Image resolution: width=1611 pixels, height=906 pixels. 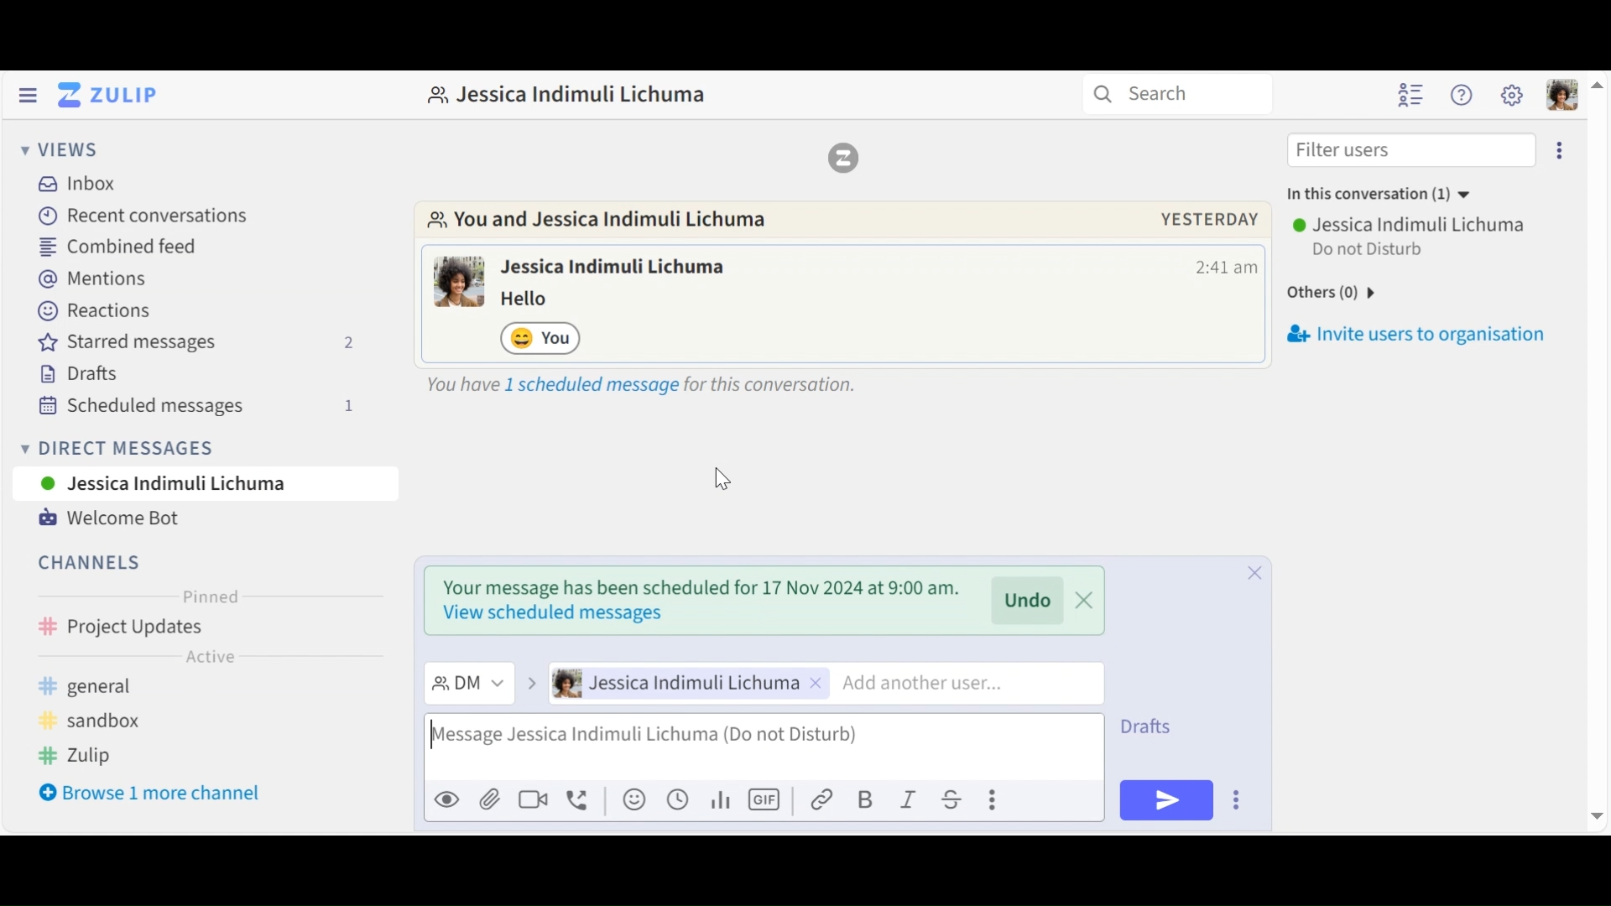 I want to click on Search, so click(x=1186, y=95).